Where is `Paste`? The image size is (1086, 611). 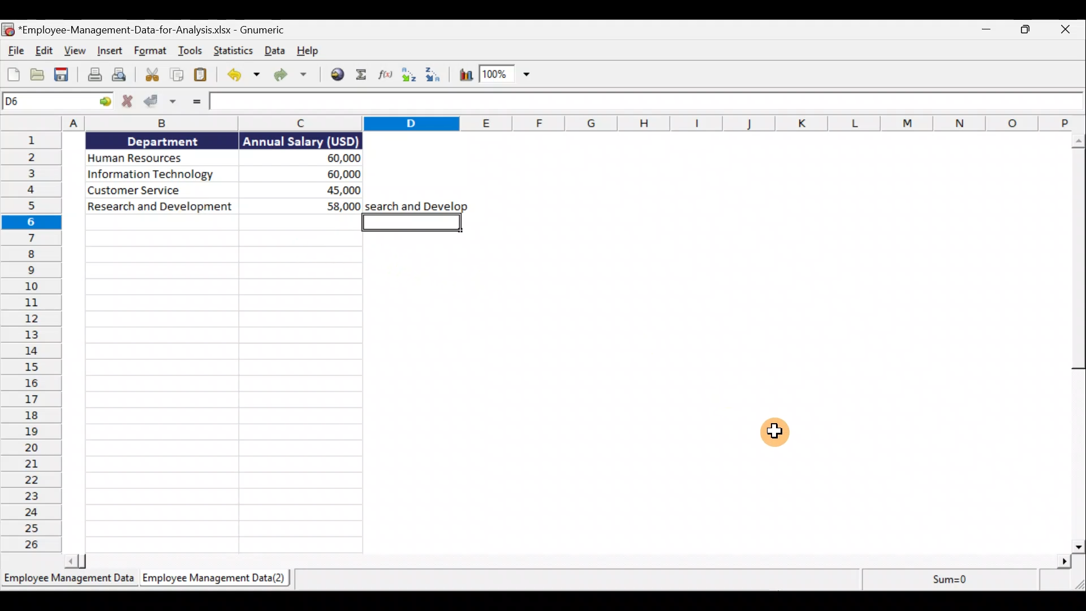 Paste is located at coordinates (201, 74).